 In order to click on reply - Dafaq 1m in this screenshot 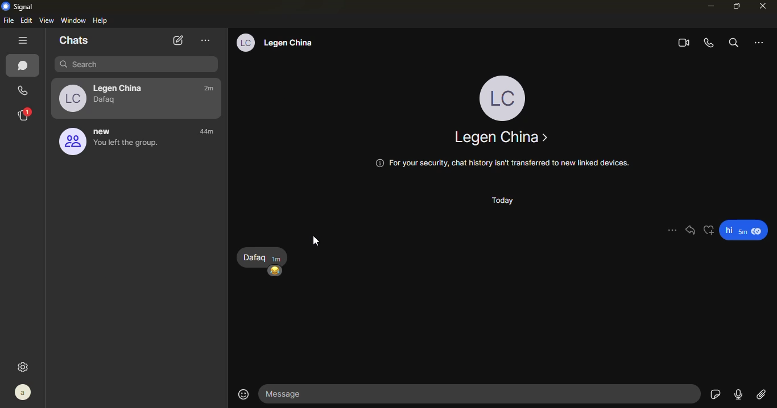, I will do `click(263, 256)`.